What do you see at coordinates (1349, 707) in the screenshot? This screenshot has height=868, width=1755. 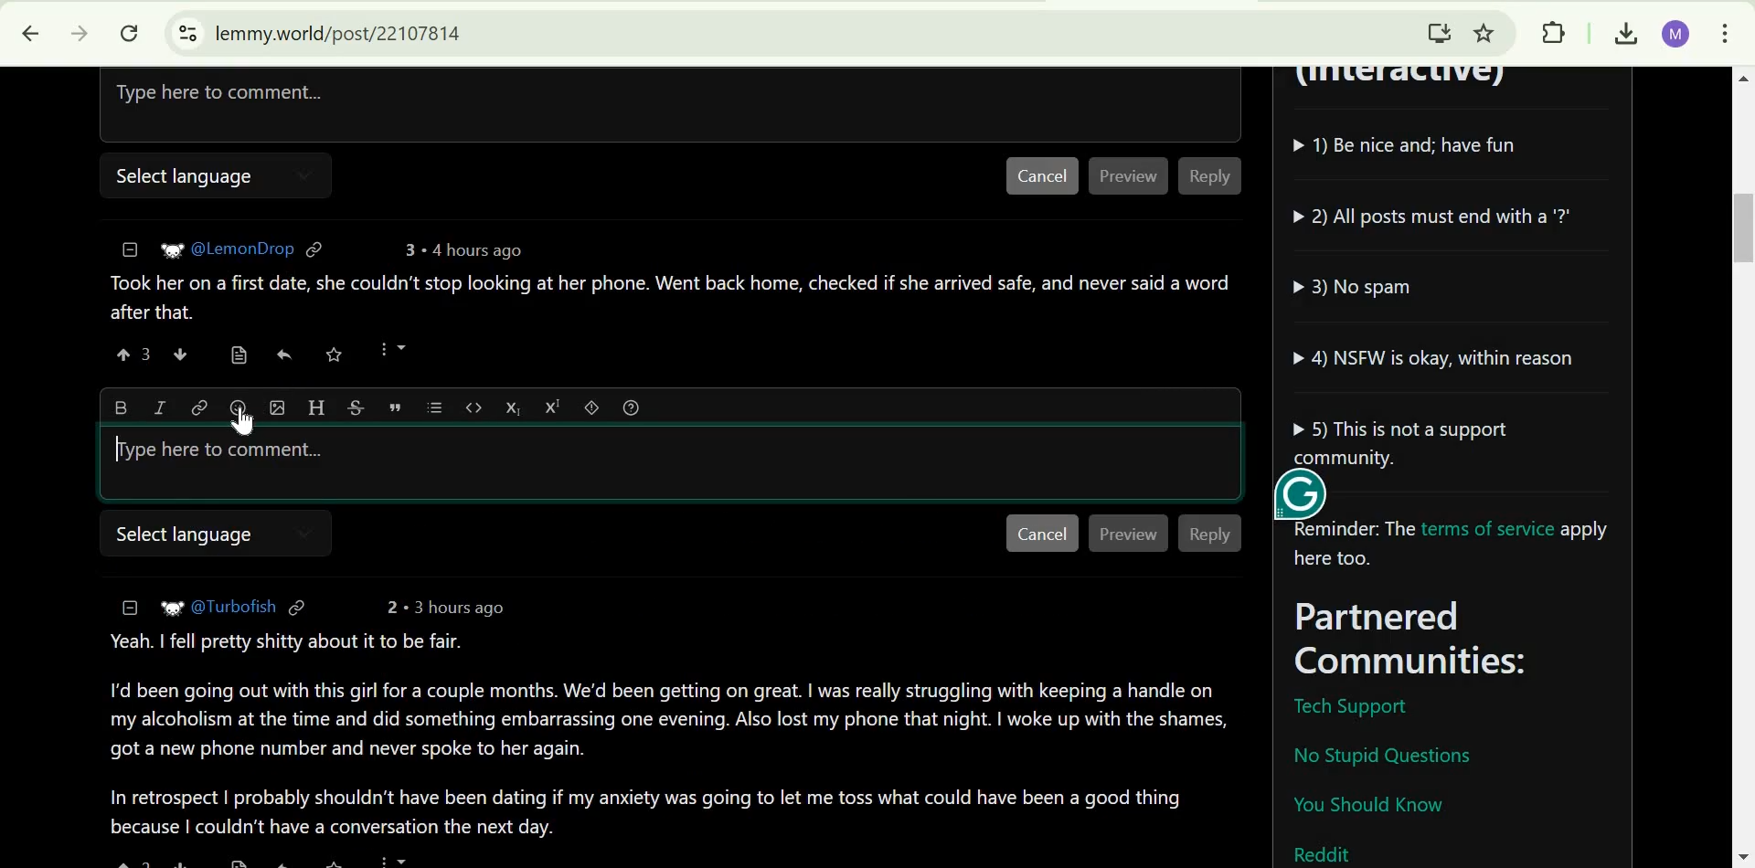 I see `Tech Support` at bounding box center [1349, 707].